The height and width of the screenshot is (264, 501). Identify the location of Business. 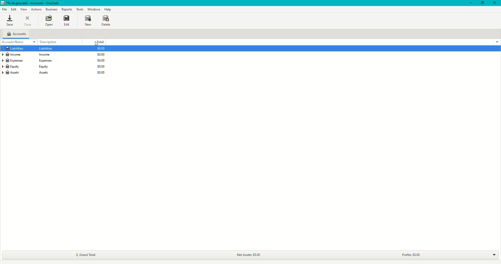
(52, 10).